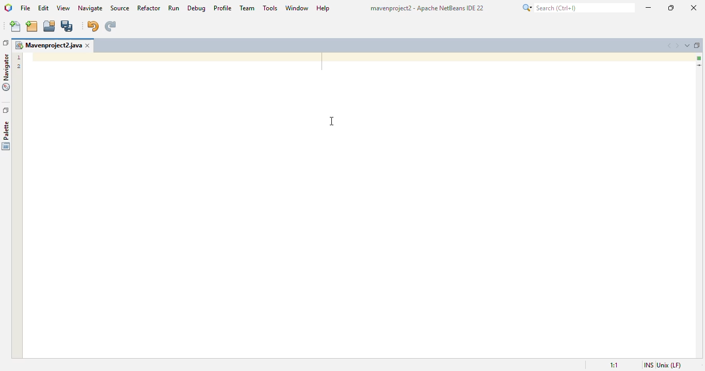 This screenshot has height=371, width=705. Describe the element at coordinates (297, 8) in the screenshot. I see `window` at that location.